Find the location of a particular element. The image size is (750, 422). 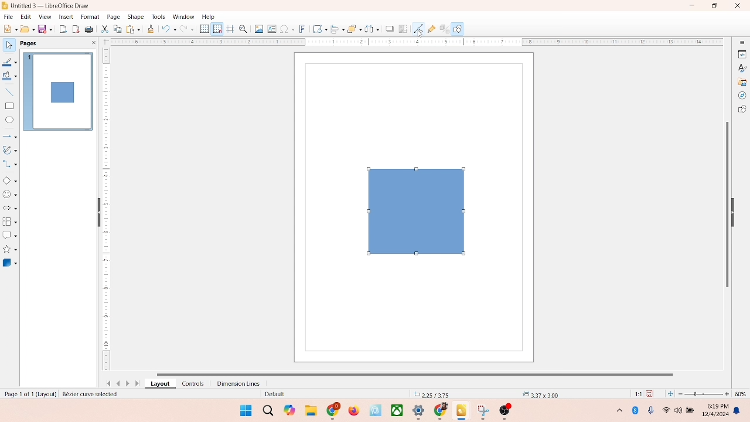

applications is located at coordinates (422, 411).